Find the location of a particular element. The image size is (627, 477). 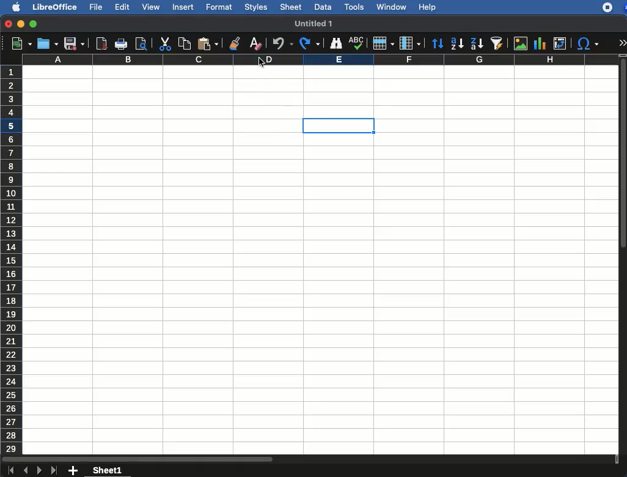

redo is located at coordinates (310, 43).